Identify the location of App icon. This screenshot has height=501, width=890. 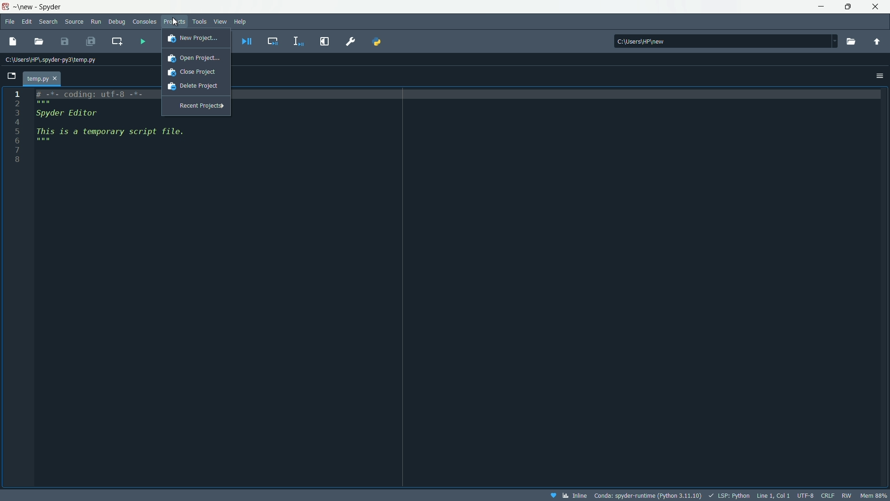
(7, 7).